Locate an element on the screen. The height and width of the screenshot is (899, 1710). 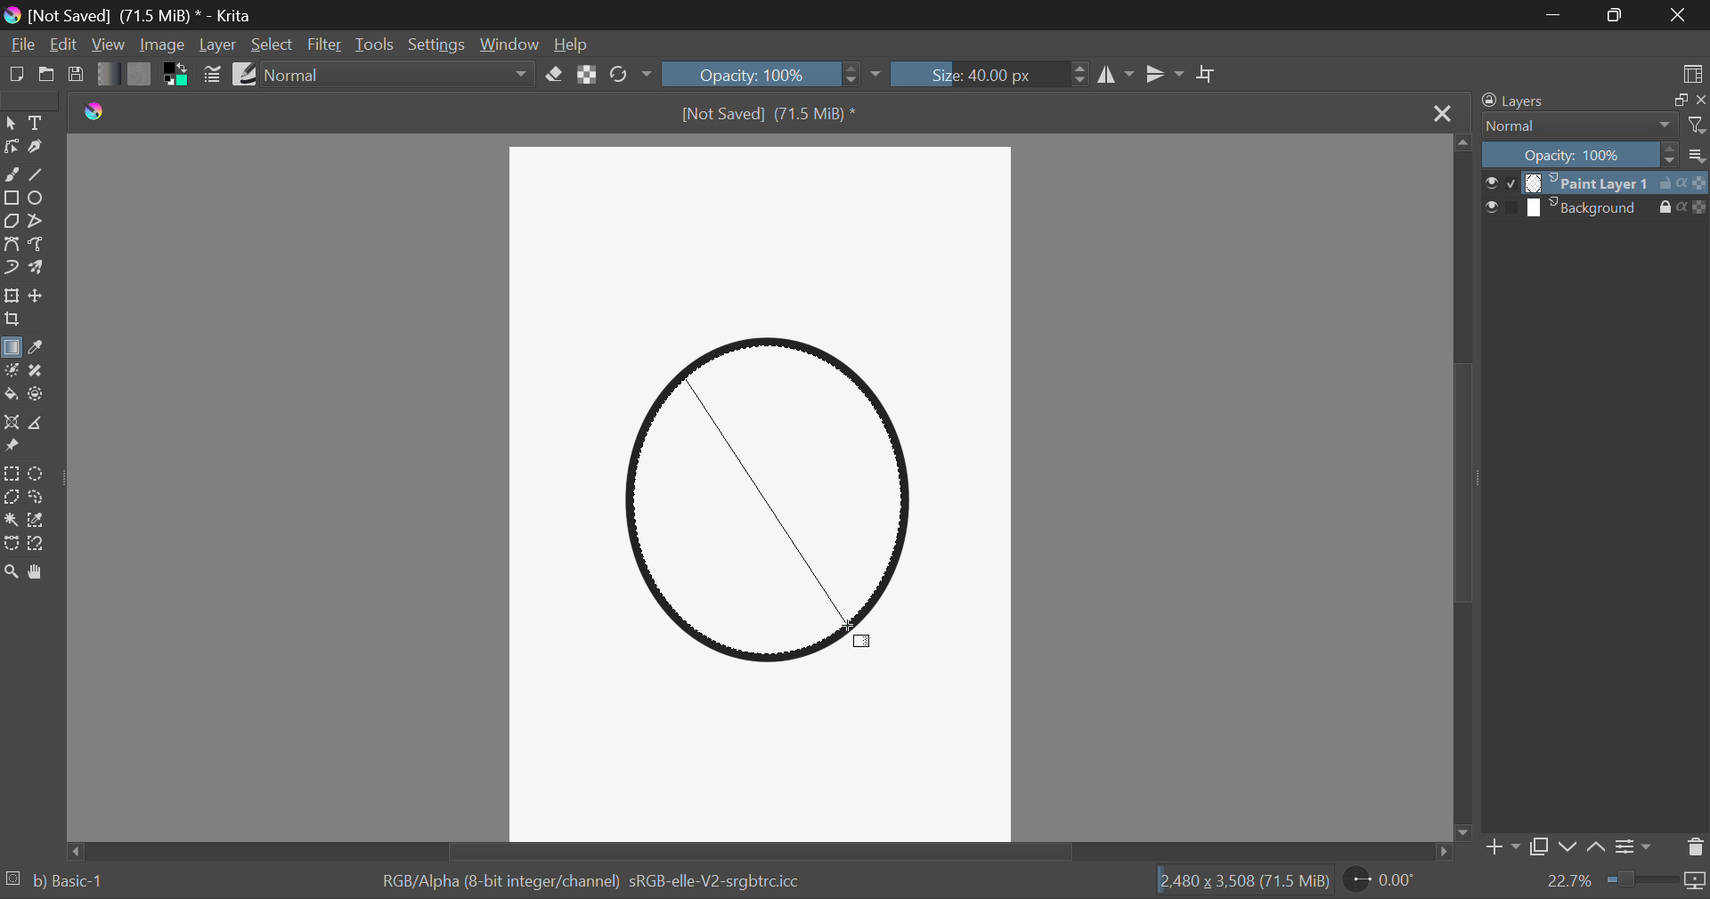
Window is located at coordinates (511, 47).